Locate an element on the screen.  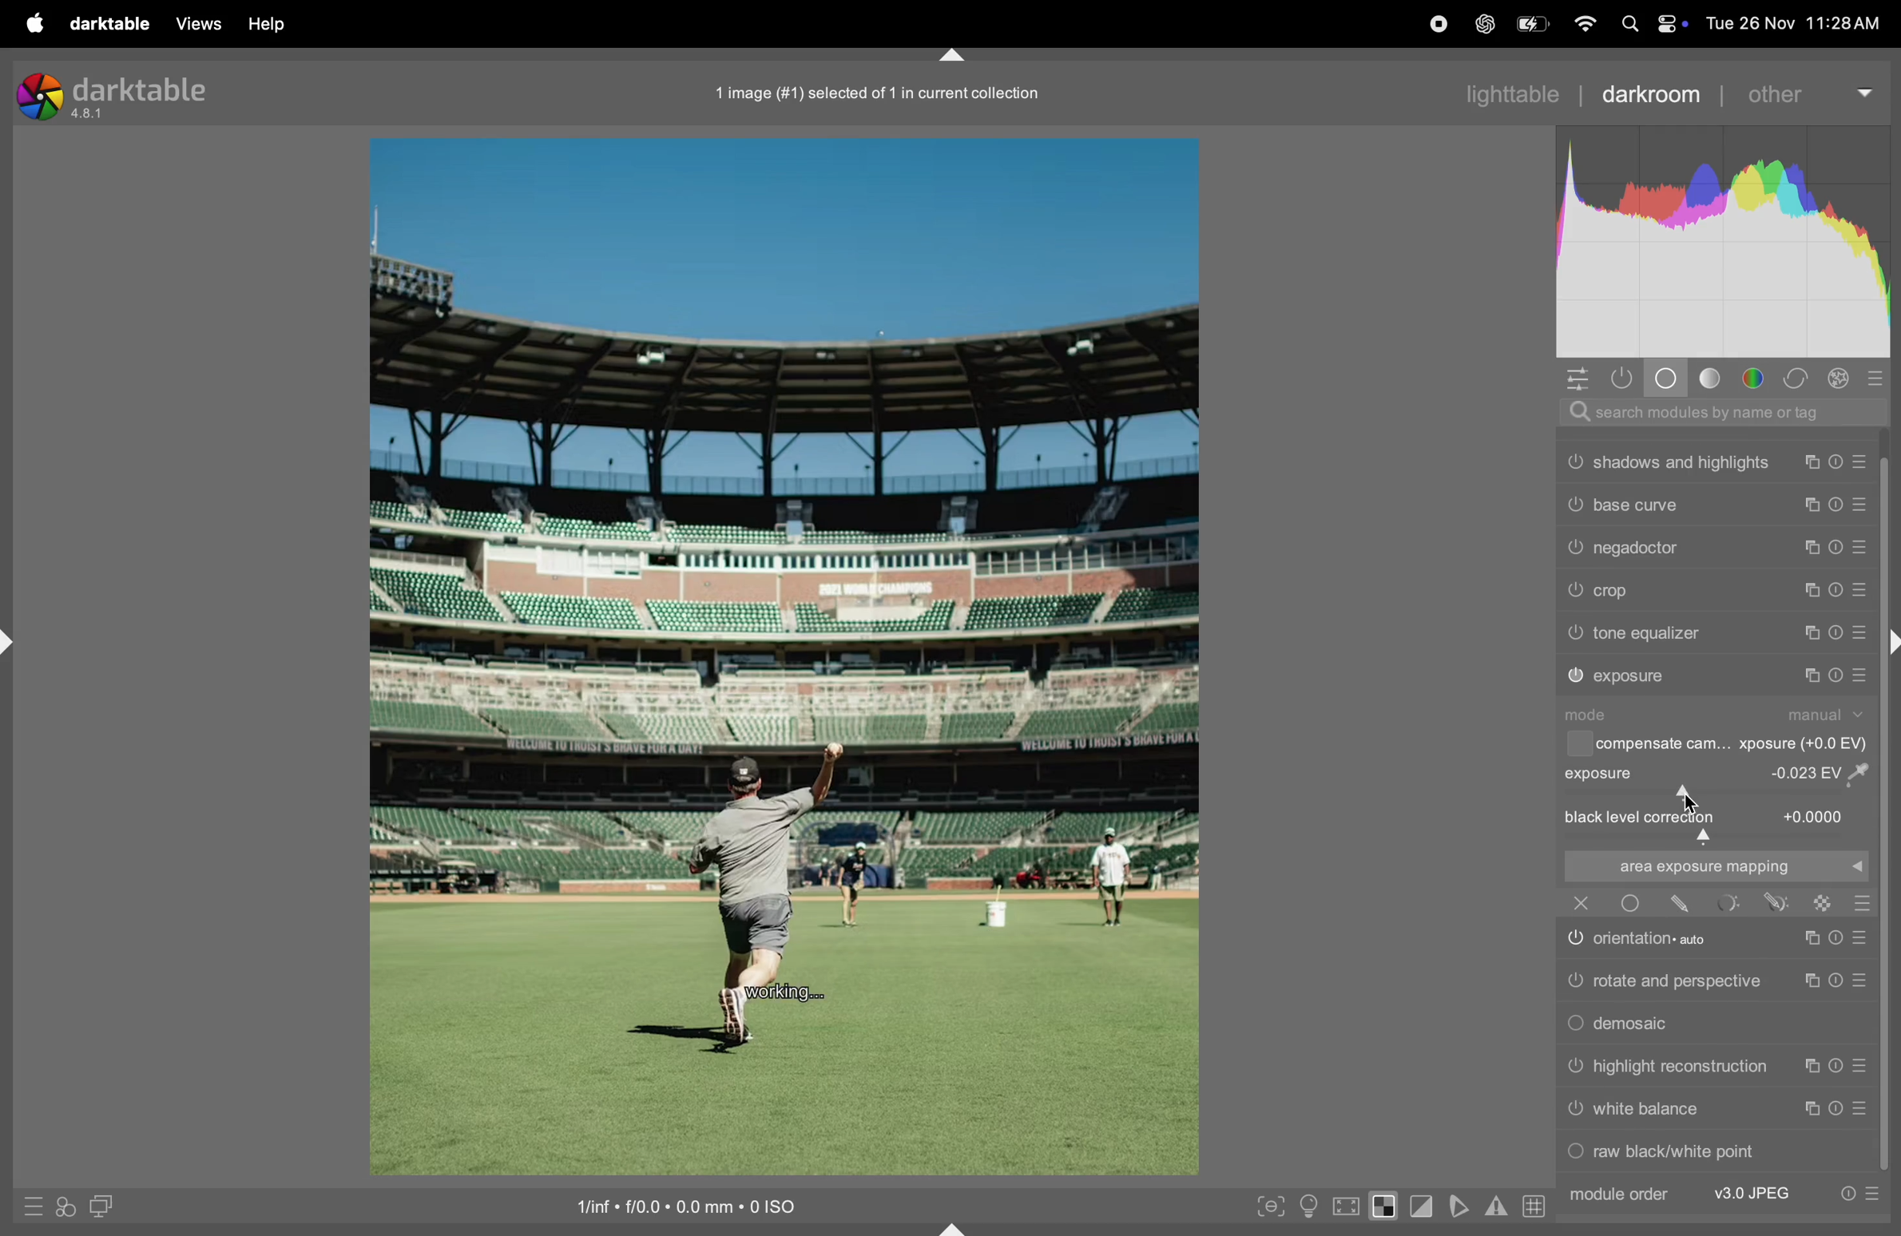
Switch on or off is located at coordinates (1574, 549).